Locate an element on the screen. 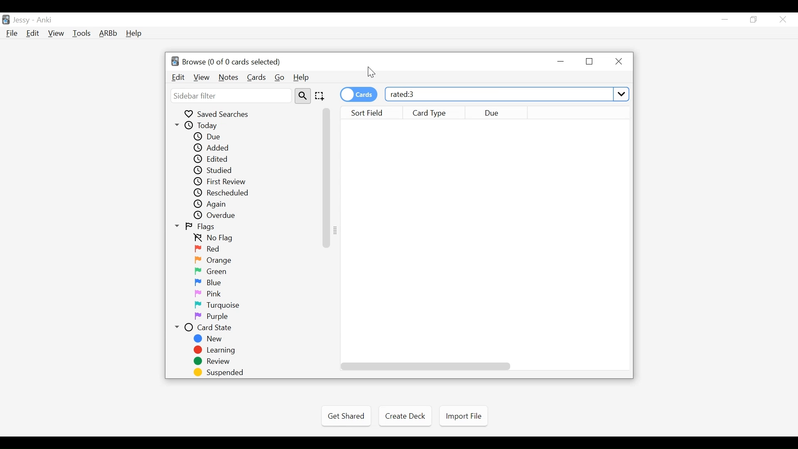  Card State is located at coordinates (210, 328).